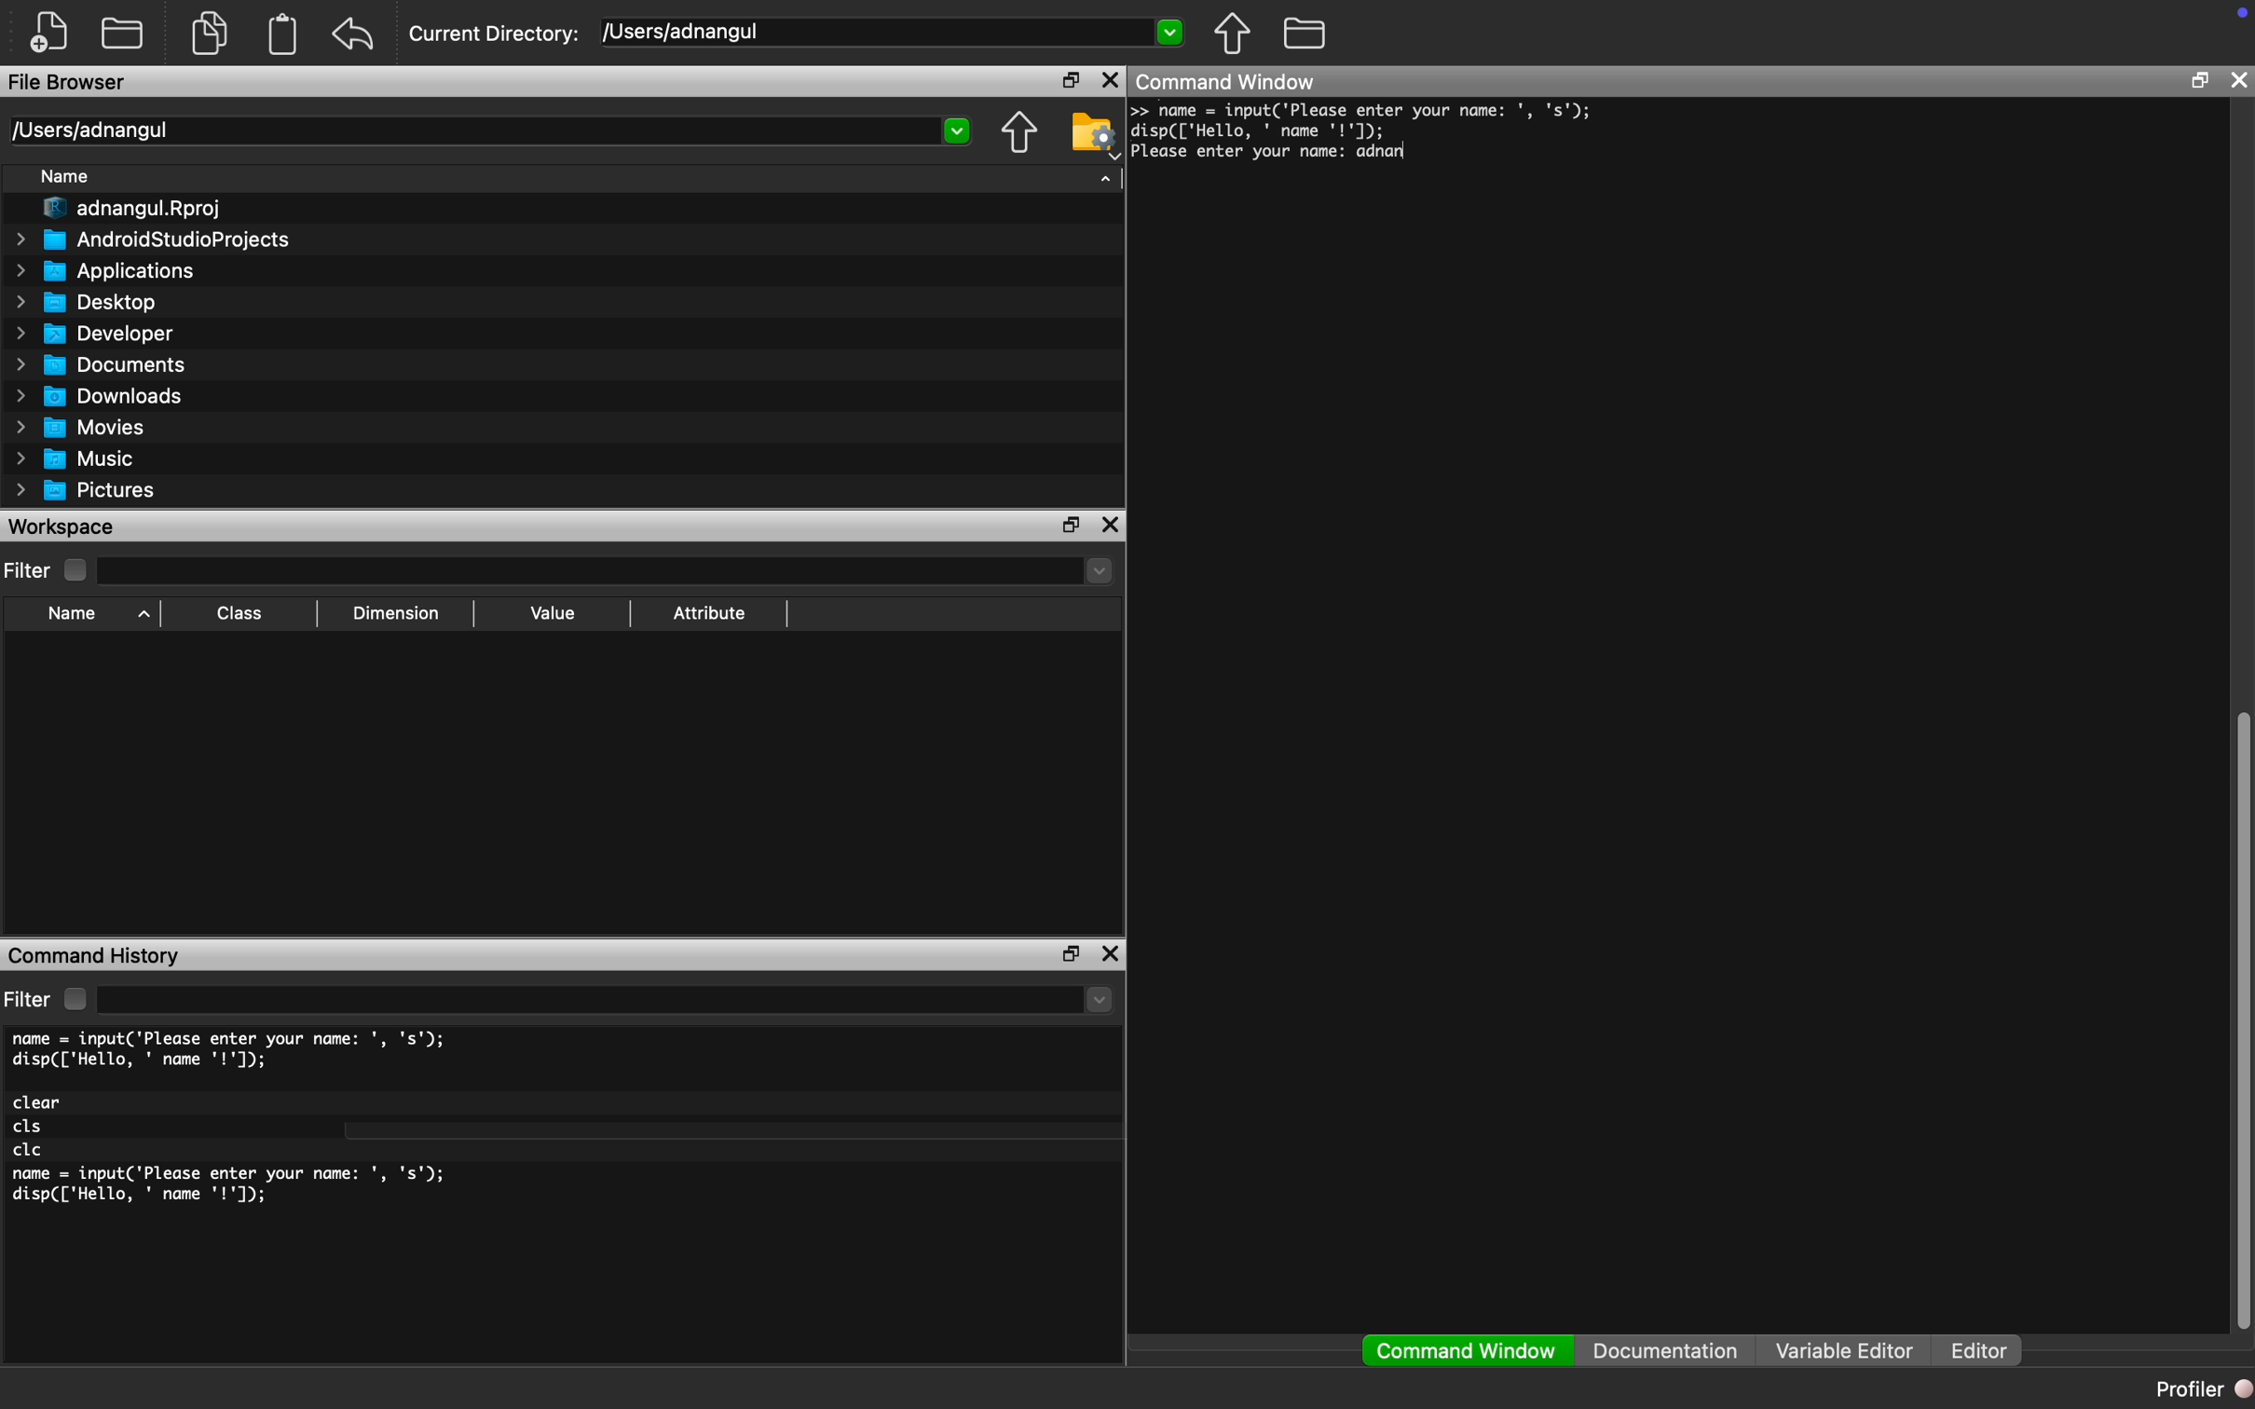 This screenshot has height=1409, width=2255. What do you see at coordinates (709, 611) in the screenshot?
I see `Attribute` at bounding box center [709, 611].